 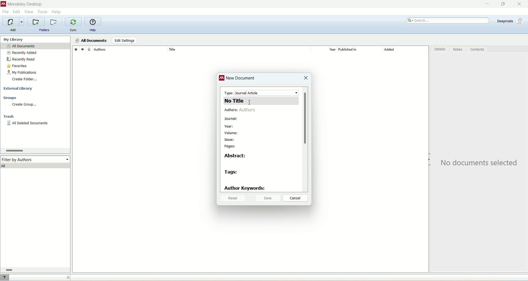 What do you see at coordinates (82, 49) in the screenshot?
I see `read/unread` at bounding box center [82, 49].